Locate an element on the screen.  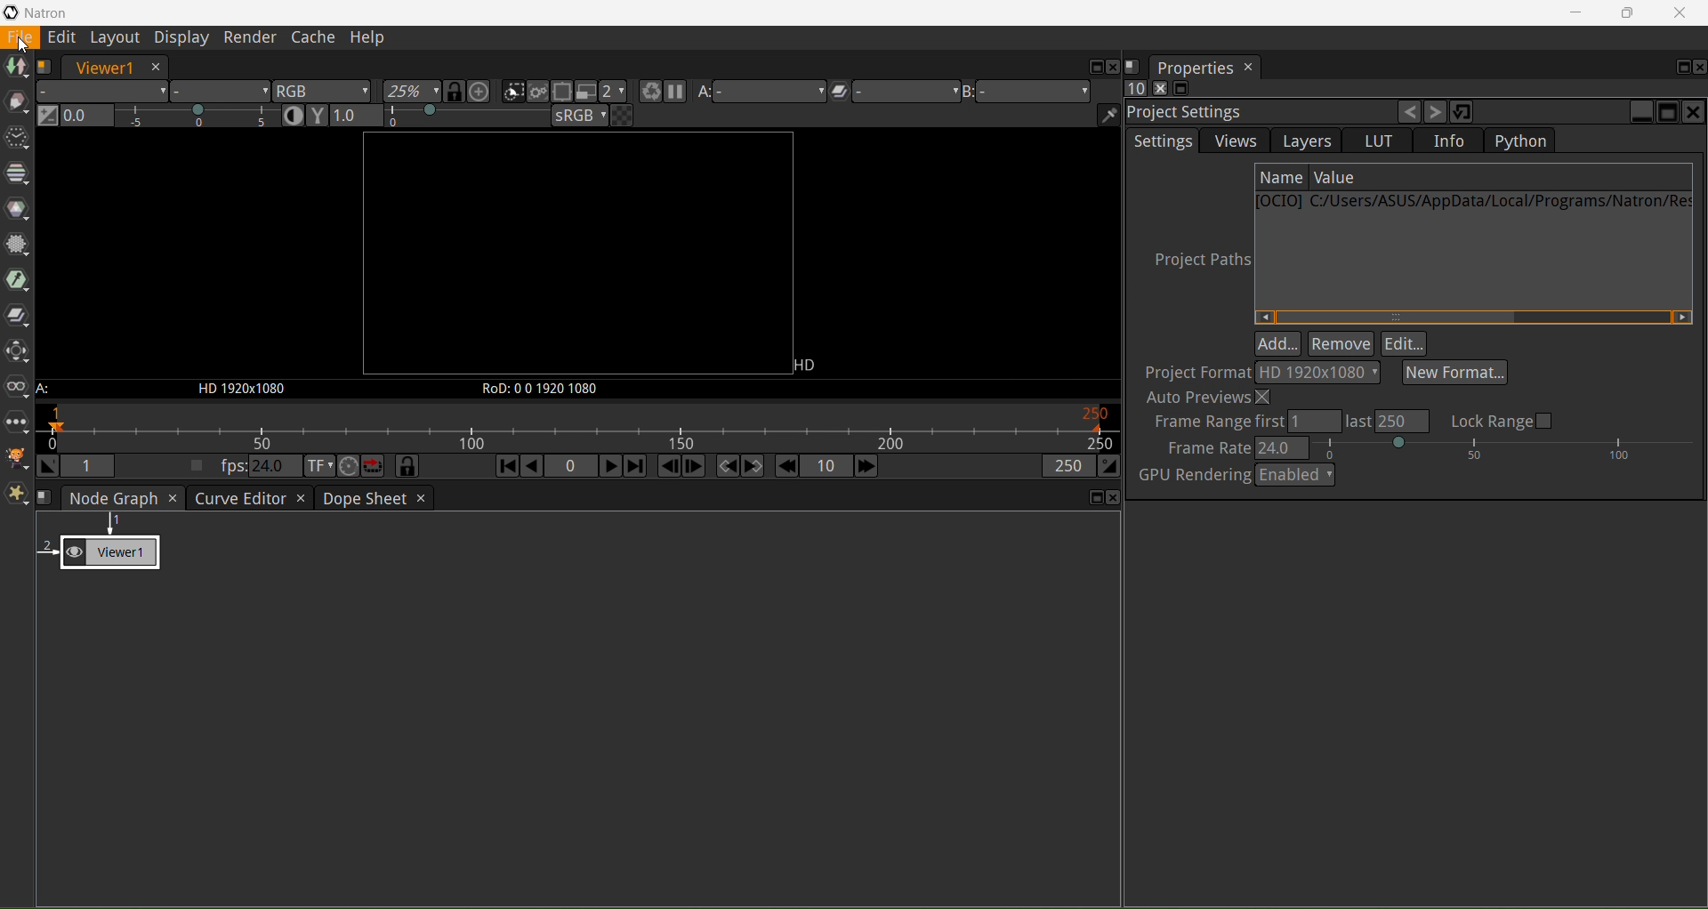
Viewer gamma correction level is located at coordinates (443, 117).